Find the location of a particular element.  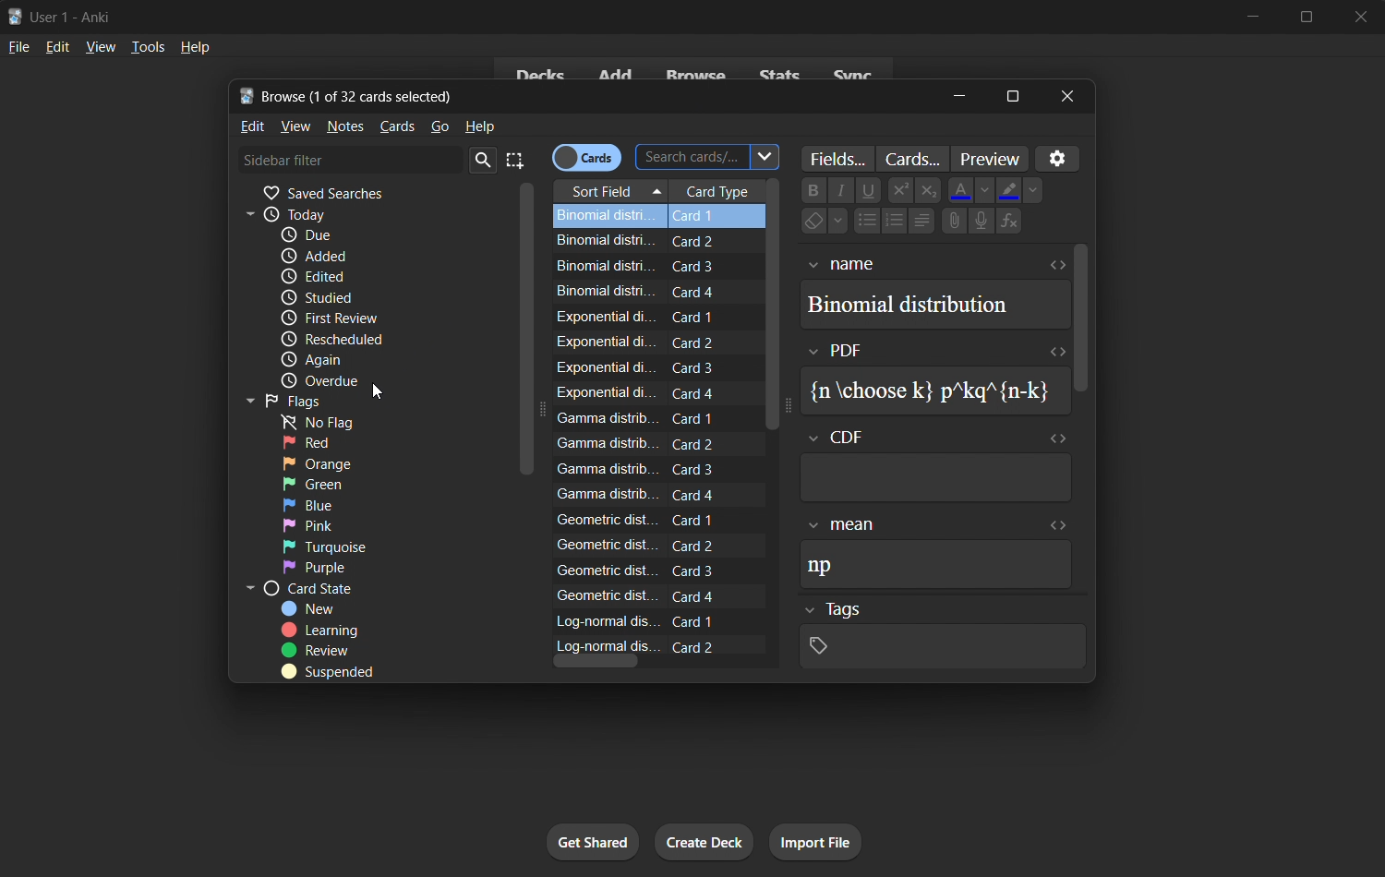

Binomial distri is located at coordinates (607, 215).